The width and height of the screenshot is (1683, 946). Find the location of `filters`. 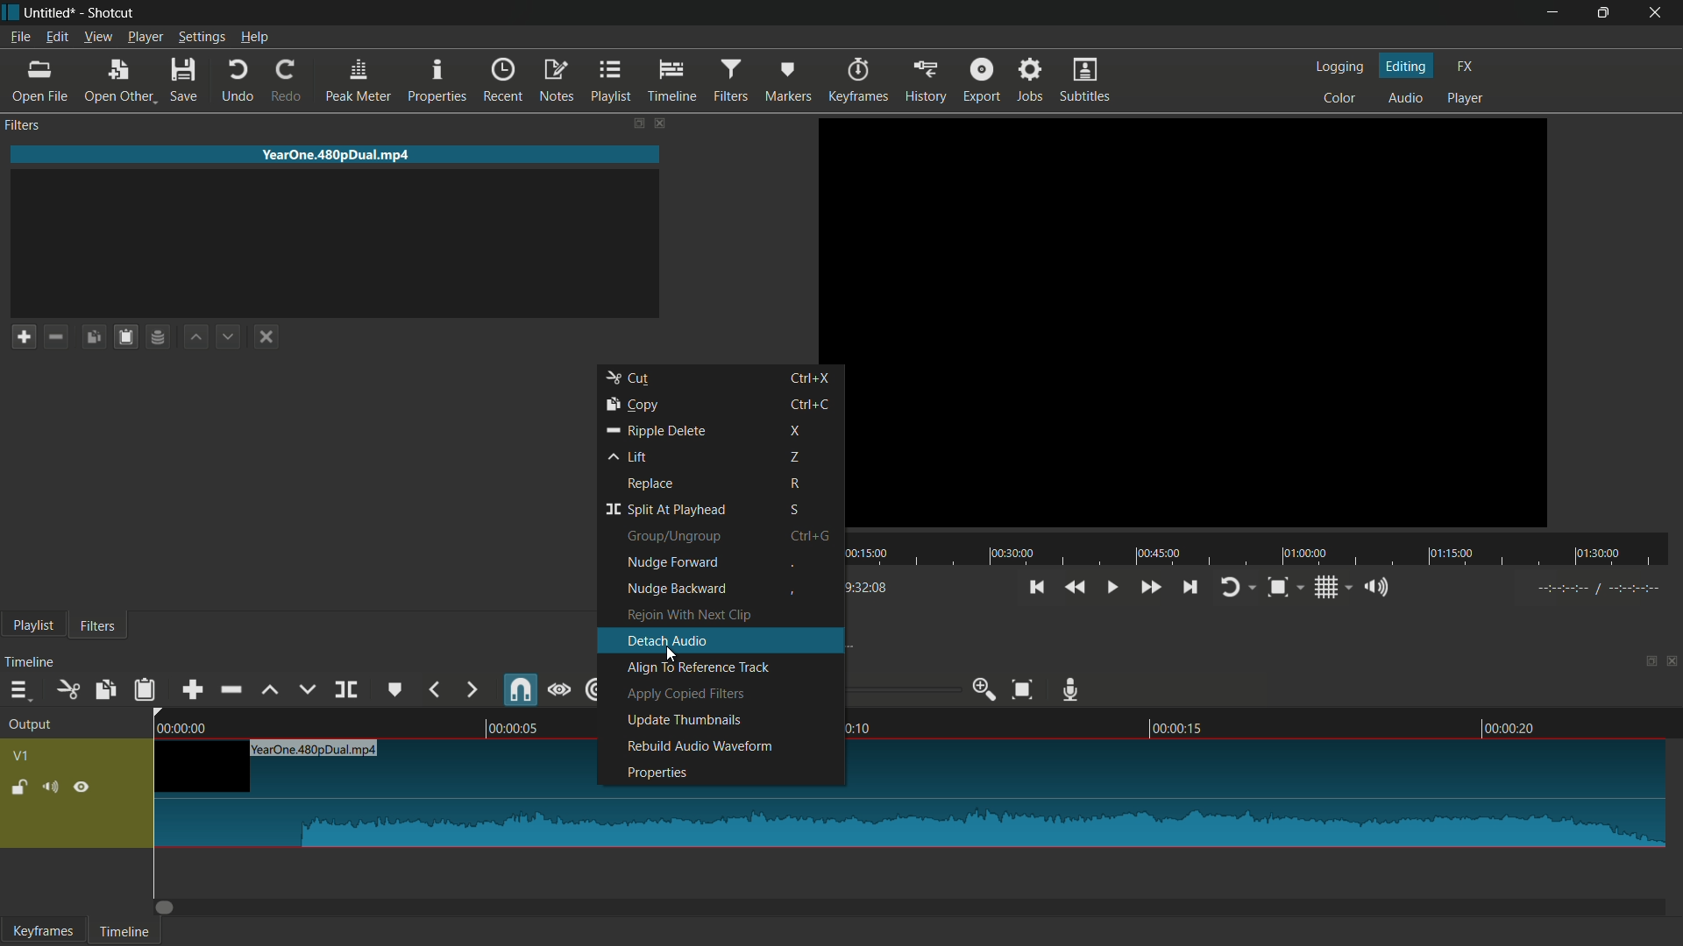

filters is located at coordinates (99, 625).